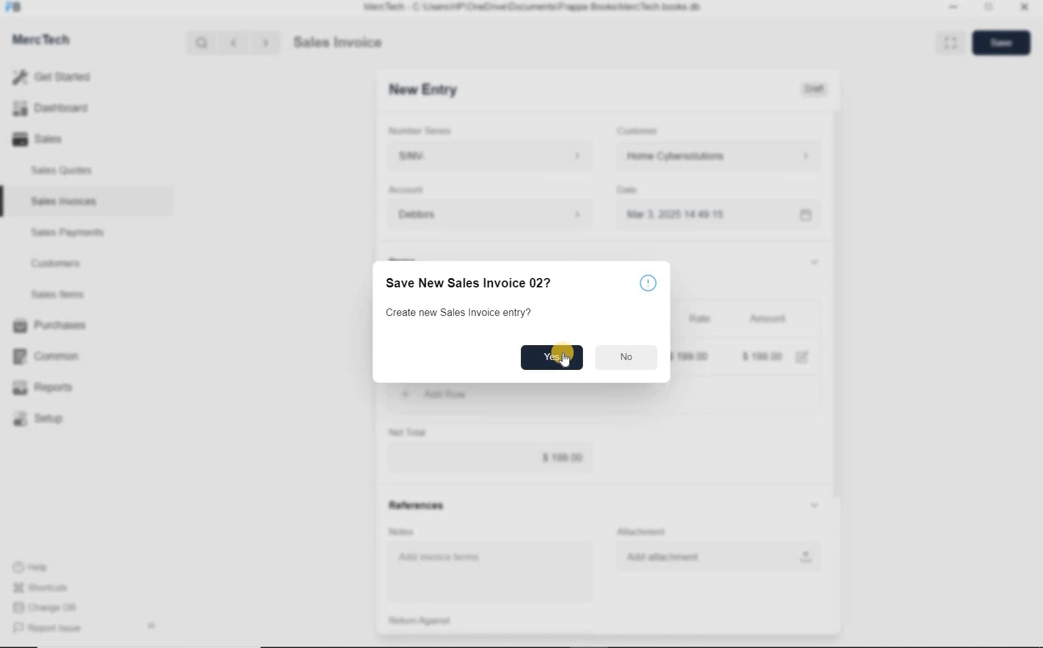  Describe the element at coordinates (65, 201) in the screenshot. I see `Sales Invoices` at that location.